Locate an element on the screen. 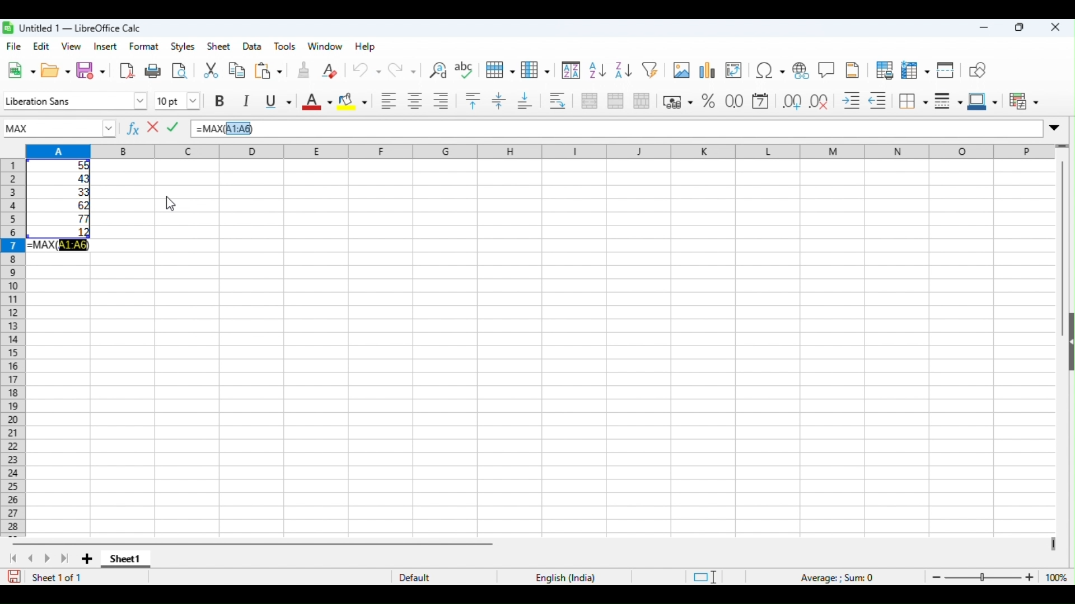 This screenshot has width=1075, height=604. insert comment is located at coordinates (827, 69).